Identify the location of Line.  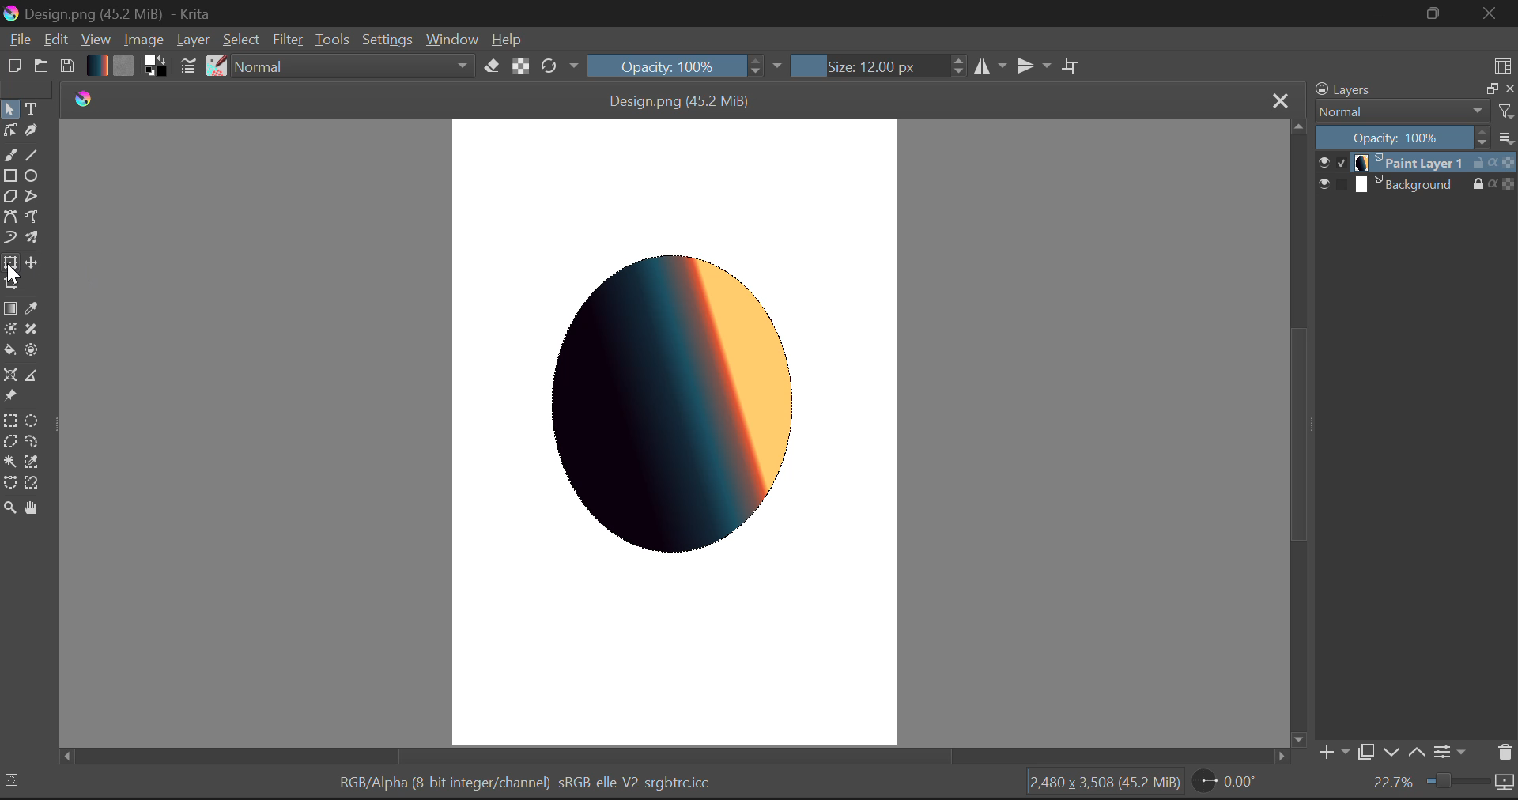
(30, 153).